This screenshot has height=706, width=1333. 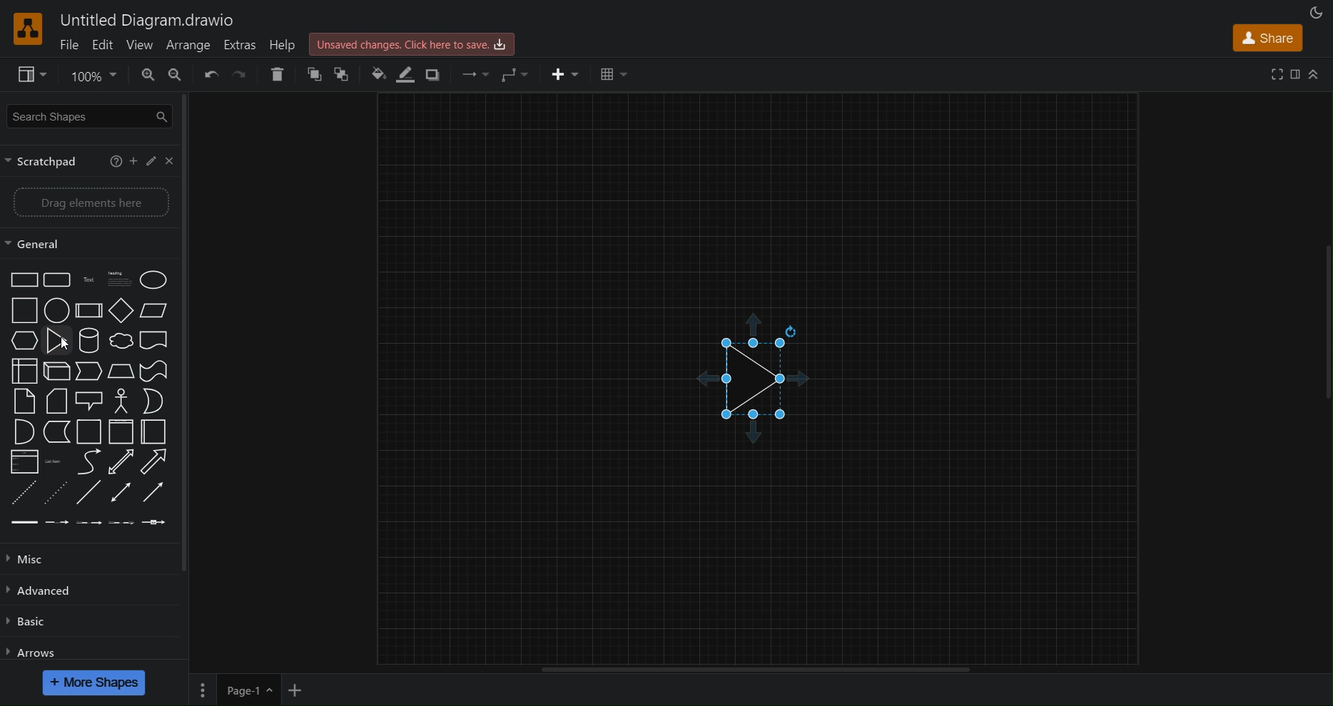 I want to click on Insert, so click(x=567, y=76).